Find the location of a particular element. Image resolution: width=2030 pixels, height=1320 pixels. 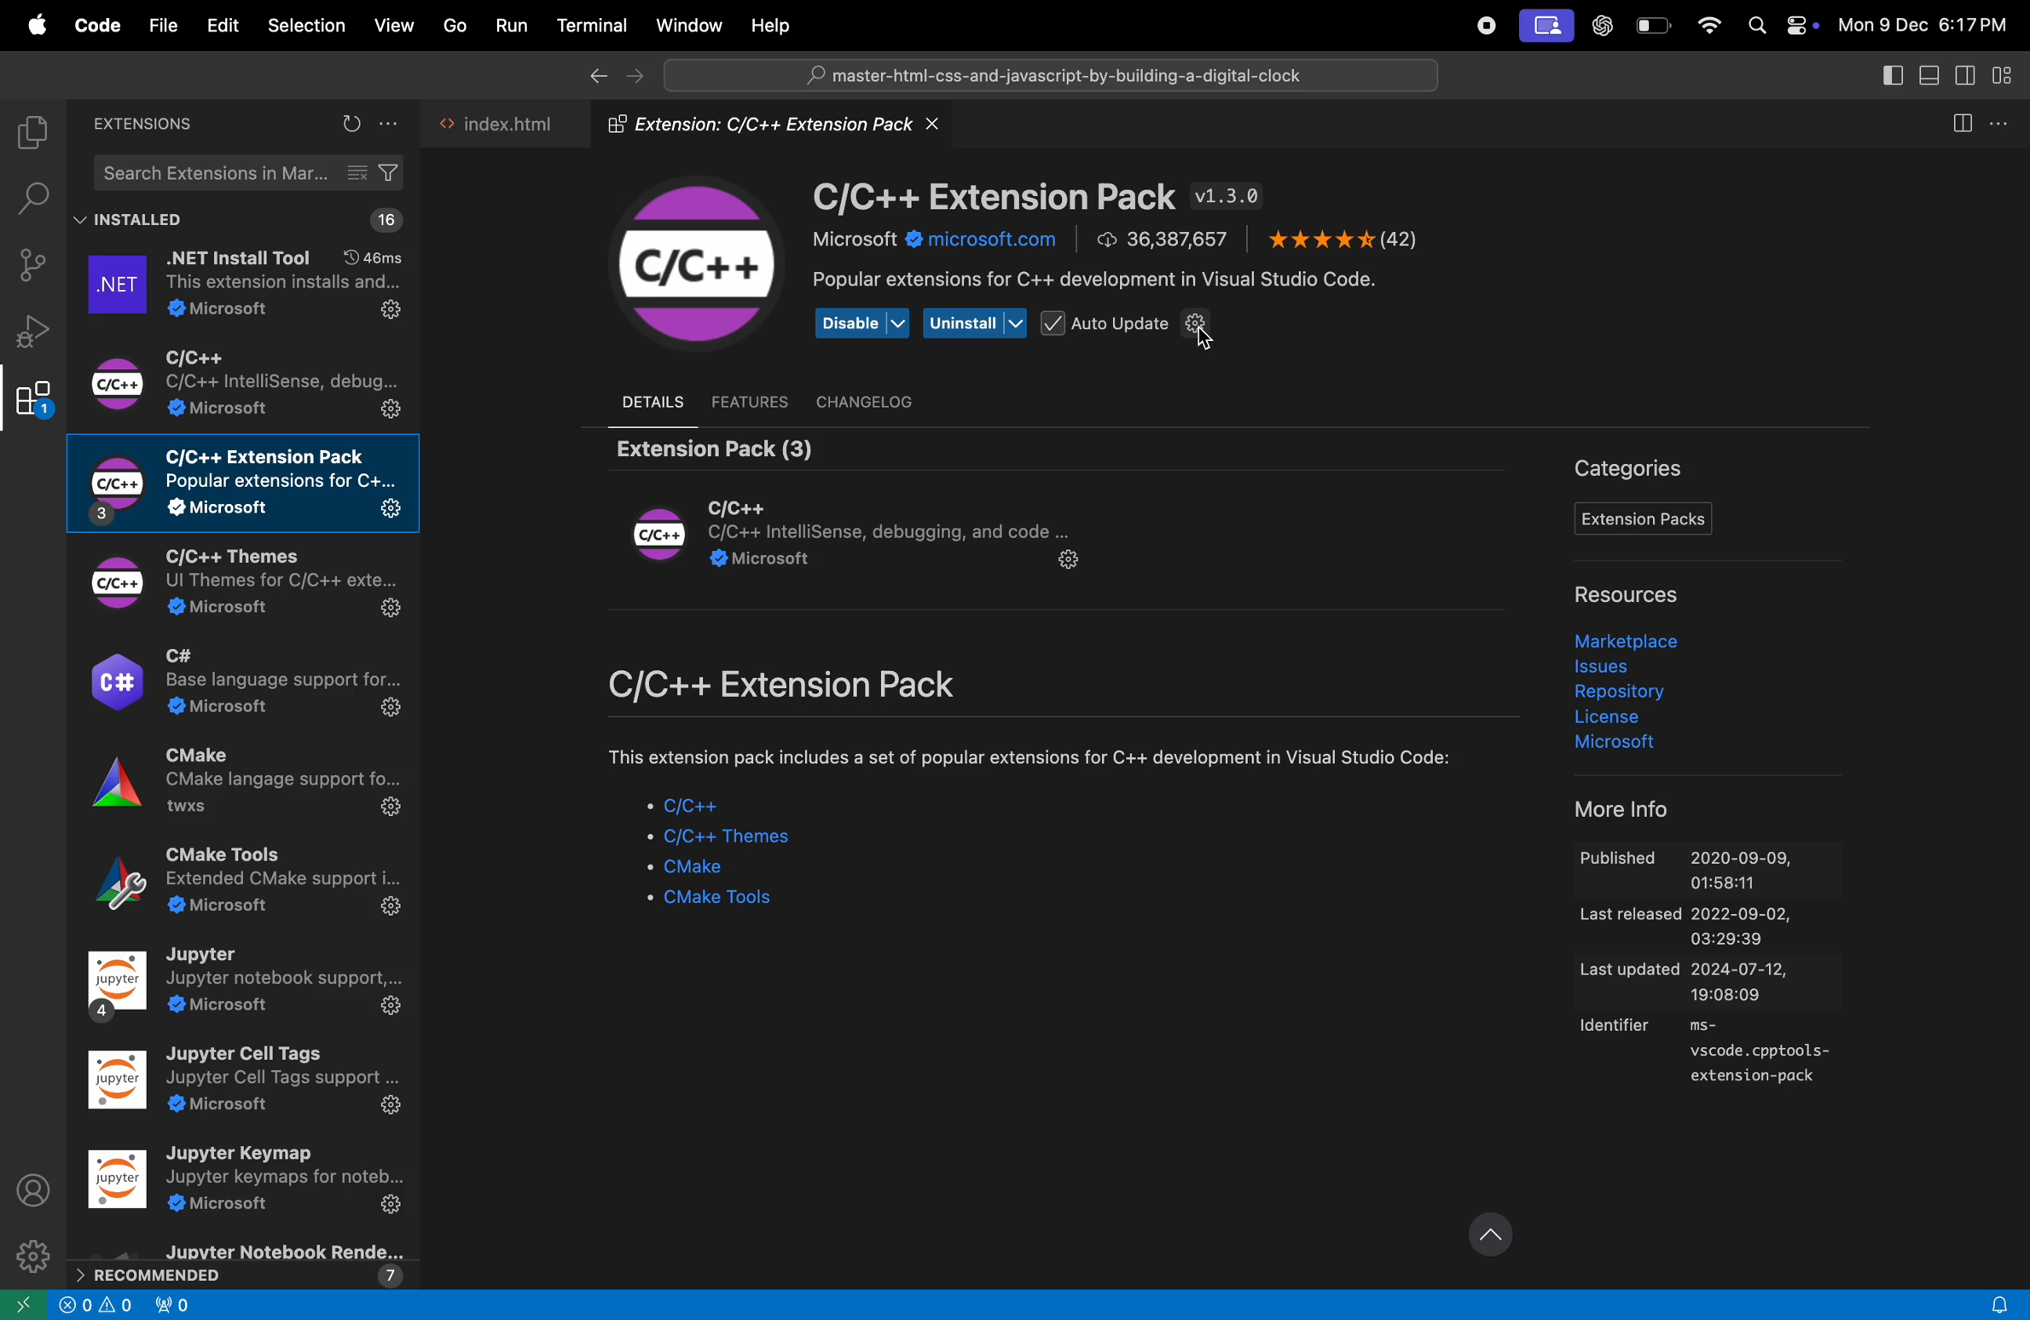

settings is located at coordinates (31, 1252).